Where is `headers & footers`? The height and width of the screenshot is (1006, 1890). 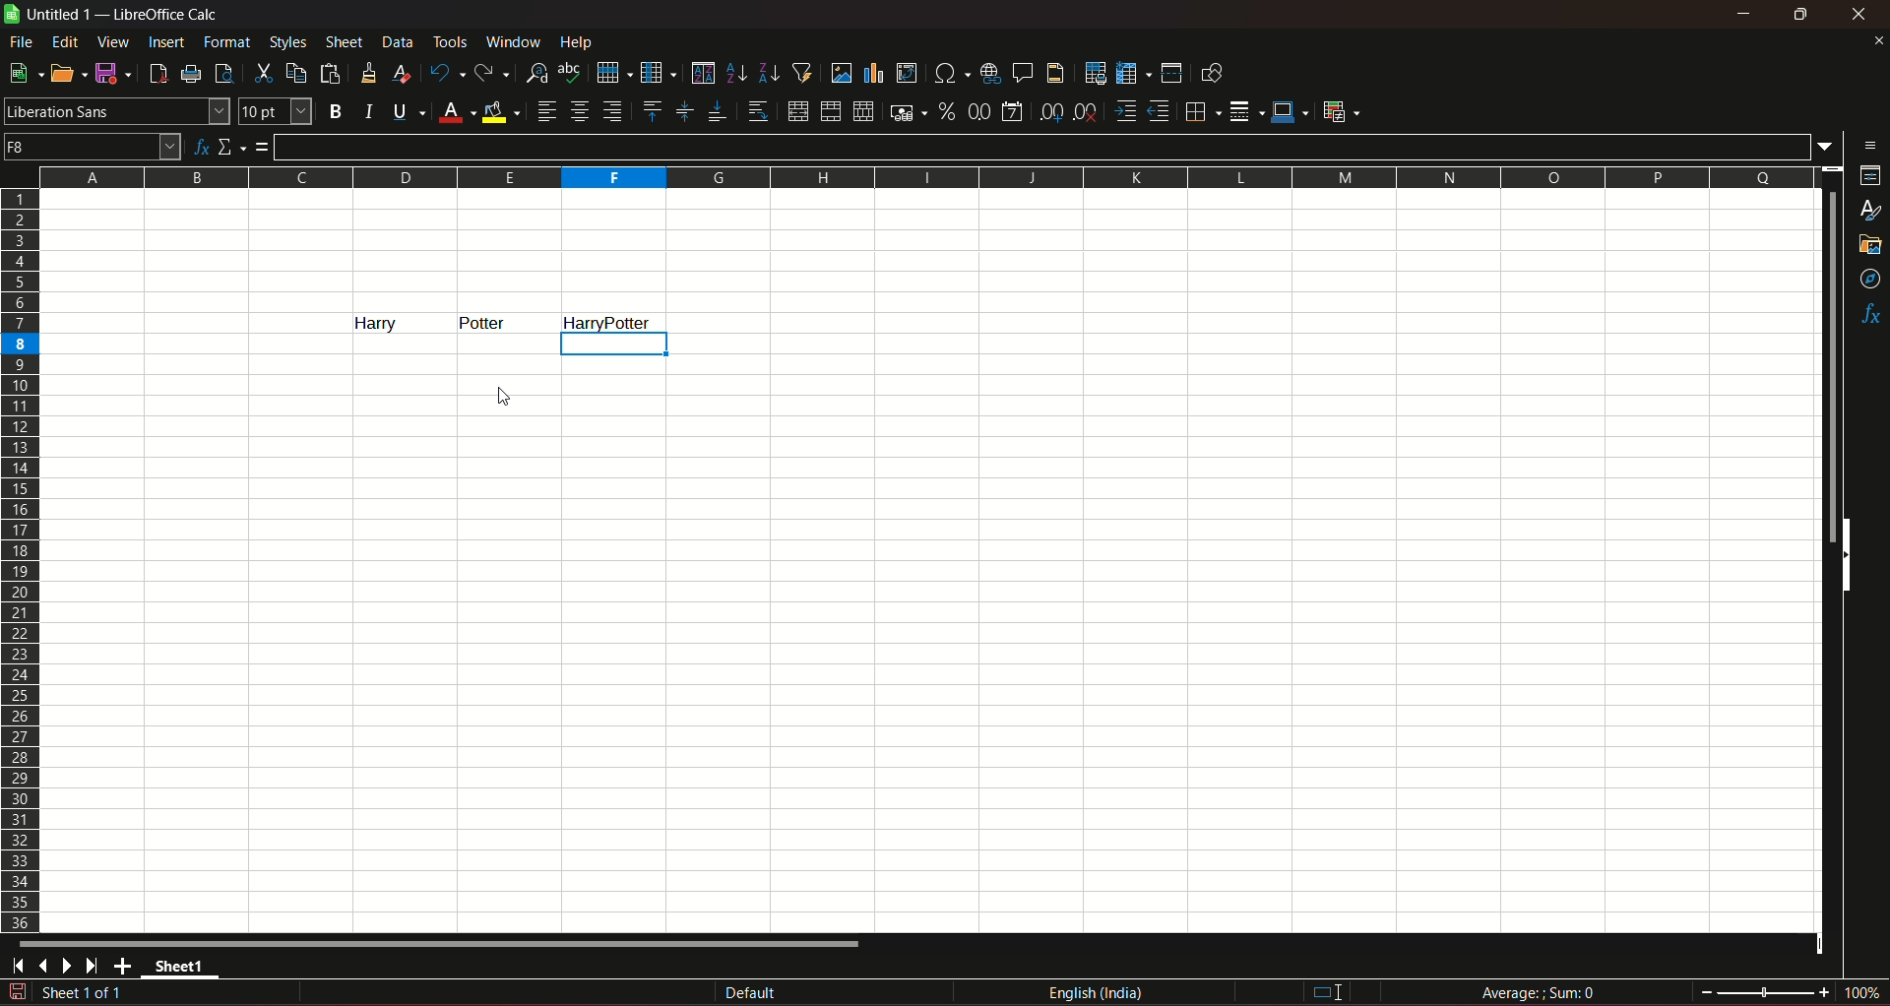 headers & footers is located at coordinates (1054, 72).